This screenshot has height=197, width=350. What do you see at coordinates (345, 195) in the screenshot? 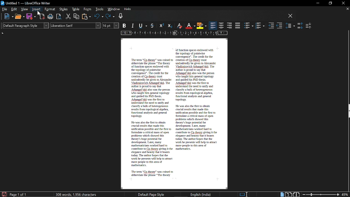
I see `Current zoom` at bounding box center [345, 195].